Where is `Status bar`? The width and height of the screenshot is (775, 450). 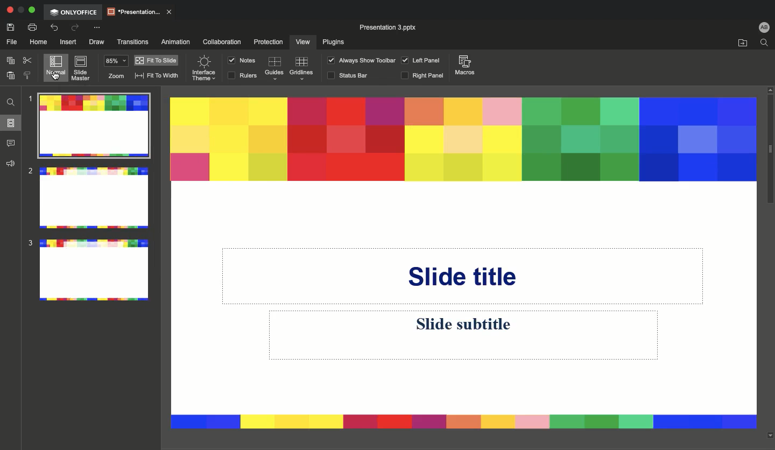 Status bar is located at coordinates (349, 76).